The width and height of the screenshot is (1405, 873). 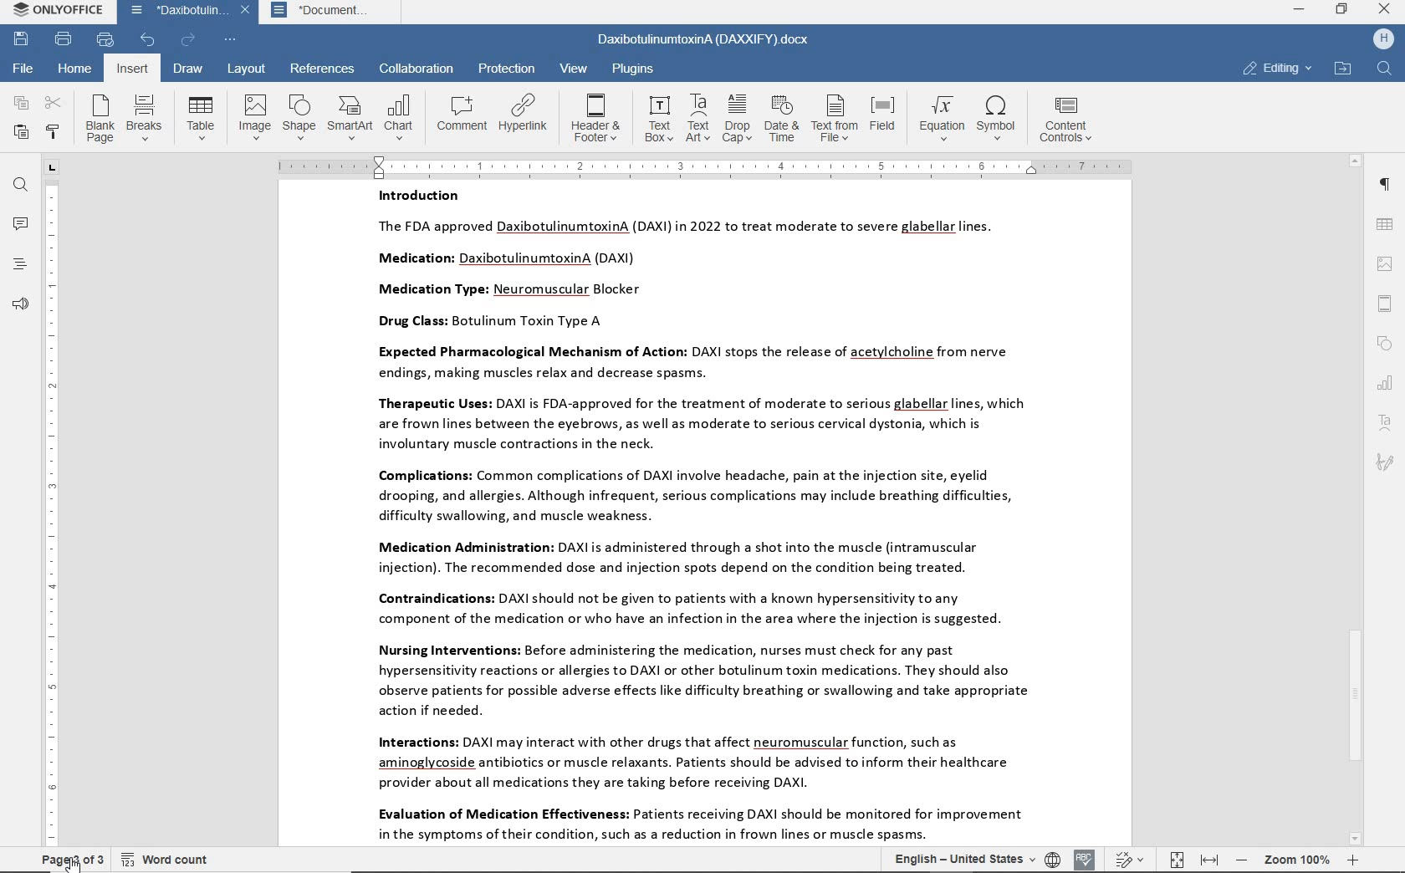 What do you see at coordinates (190, 69) in the screenshot?
I see `draw` at bounding box center [190, 69].